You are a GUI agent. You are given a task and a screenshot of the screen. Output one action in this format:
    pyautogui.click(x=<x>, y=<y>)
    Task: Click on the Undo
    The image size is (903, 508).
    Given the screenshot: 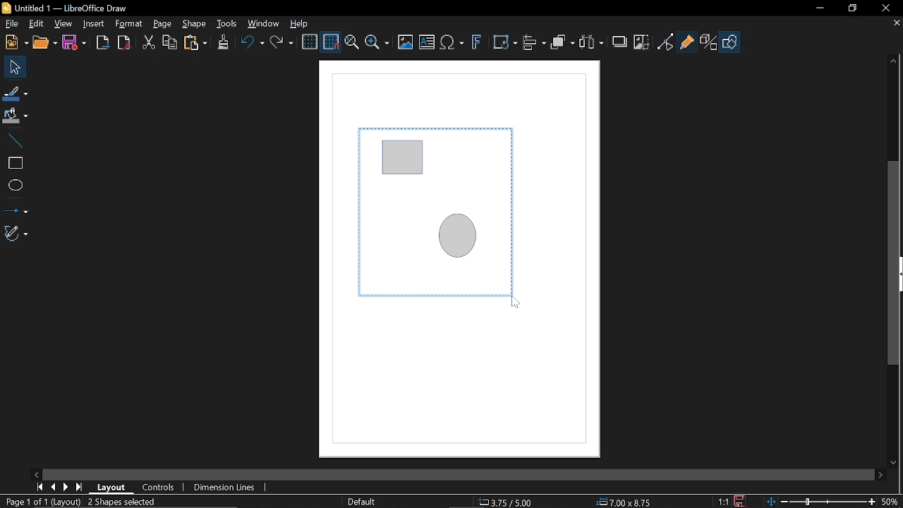 What is the action you would take?
    pyautogui.click(x=253, y=43)
    